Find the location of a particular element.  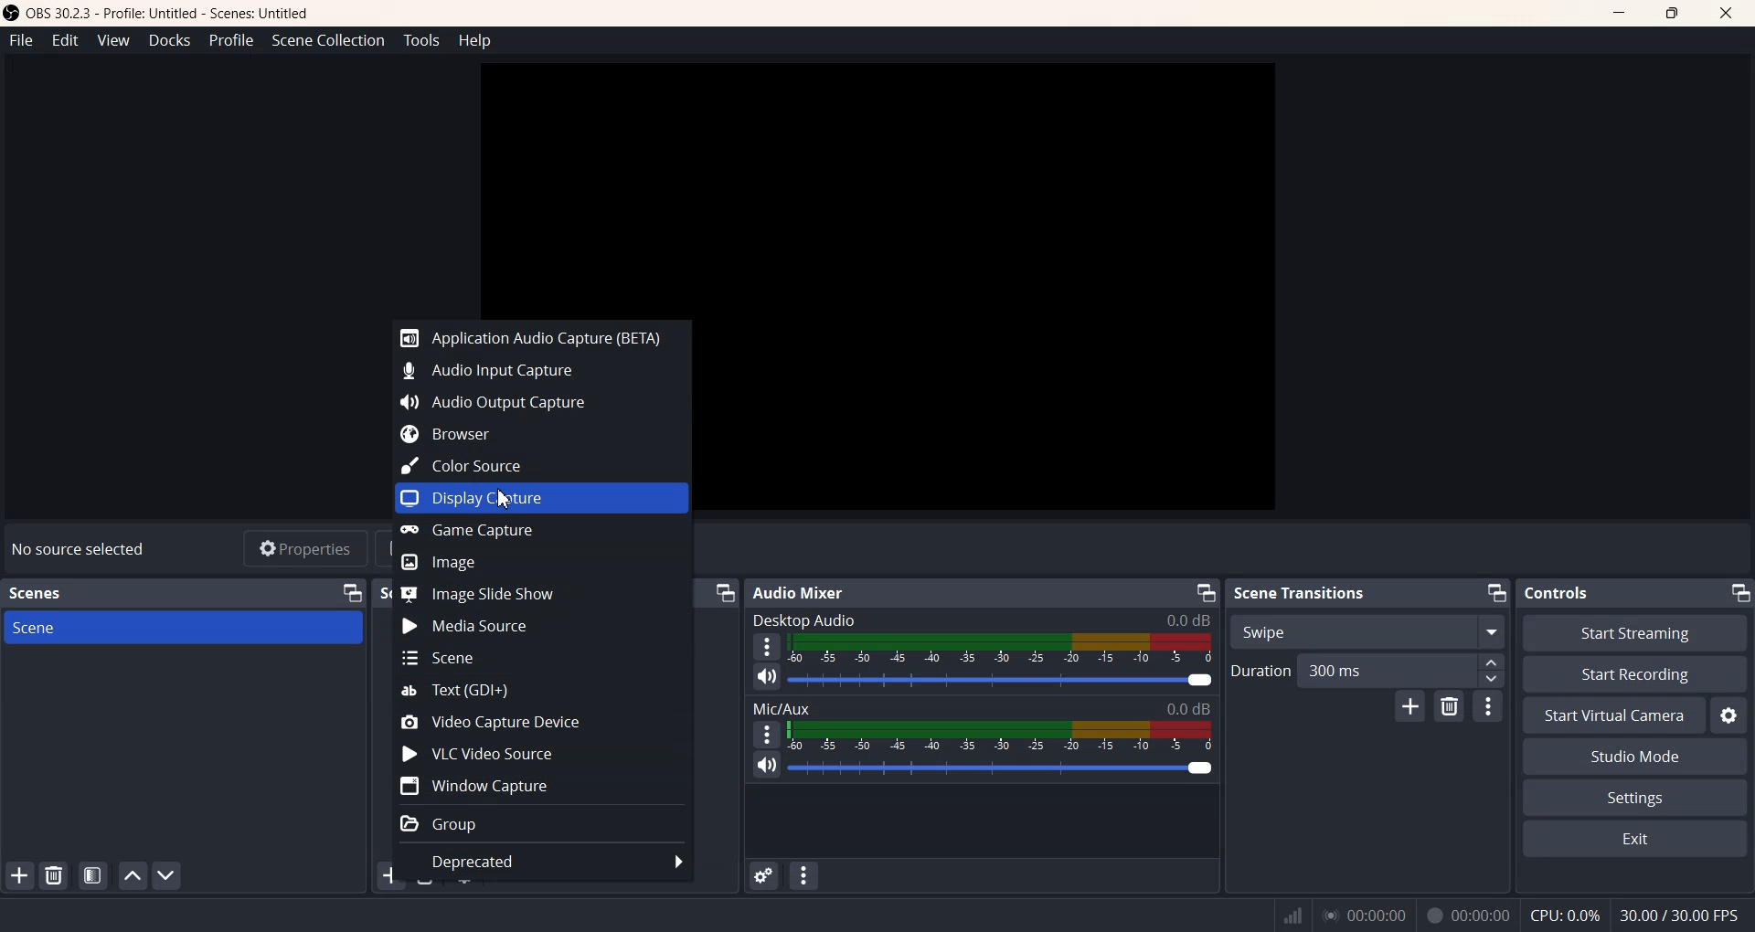

Properties is located at coordinates (304, 548).